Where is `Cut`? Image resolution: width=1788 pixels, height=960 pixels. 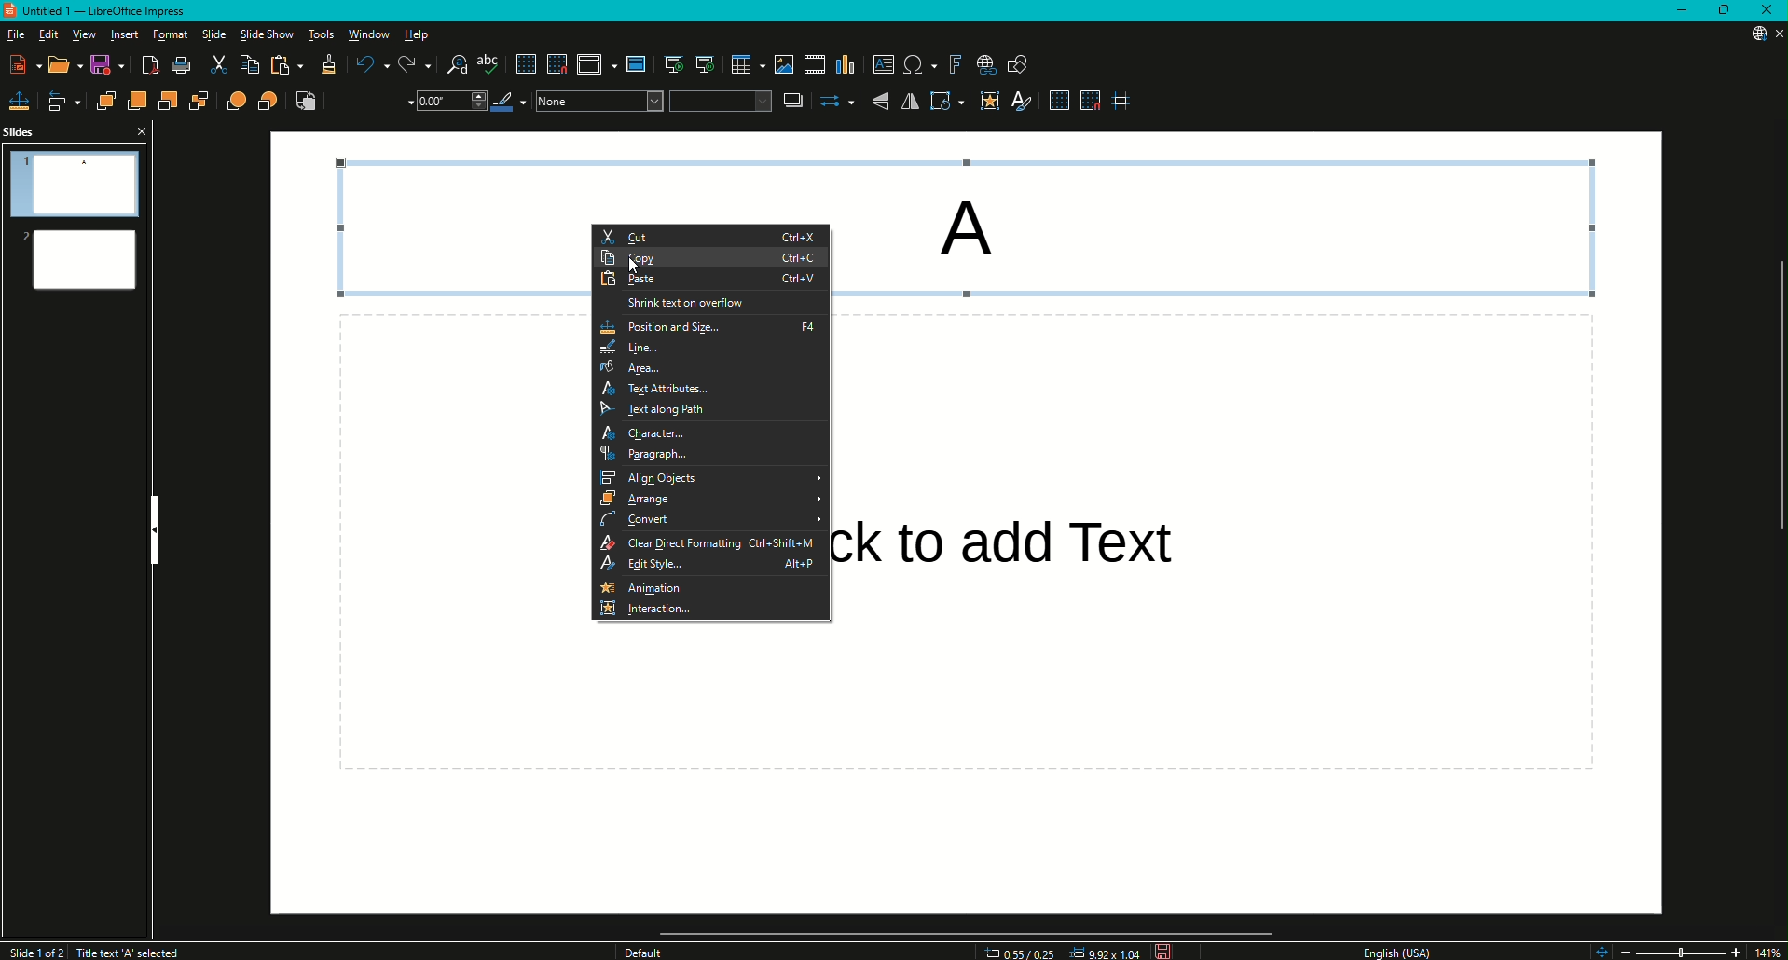 Cut is located at coordinates (711, 234).